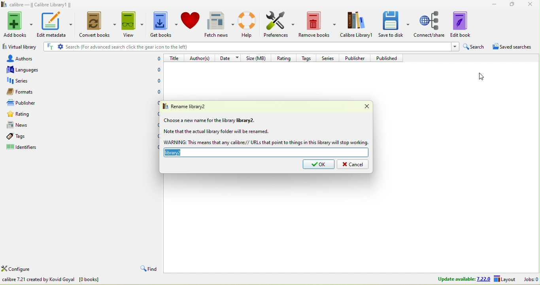  Describe the element at coordinates (491, 4) in the screenshot. I see `minimize` at that location.